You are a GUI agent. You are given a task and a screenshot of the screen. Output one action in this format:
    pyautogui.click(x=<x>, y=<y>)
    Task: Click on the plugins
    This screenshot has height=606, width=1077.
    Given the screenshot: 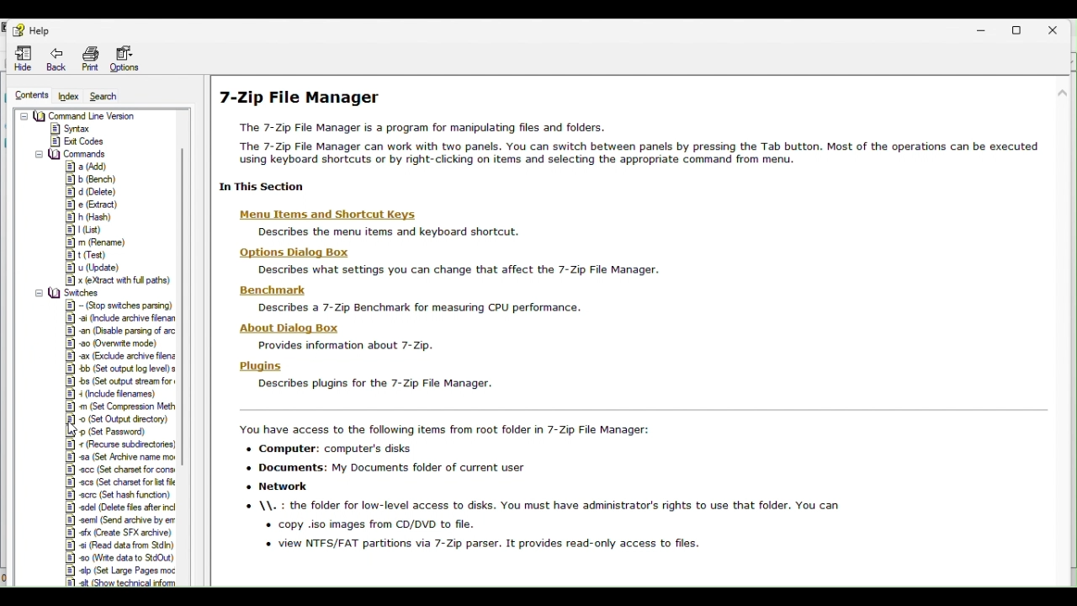 What is the action you would take?
    pyautogui.click(x=257, y=367)
    